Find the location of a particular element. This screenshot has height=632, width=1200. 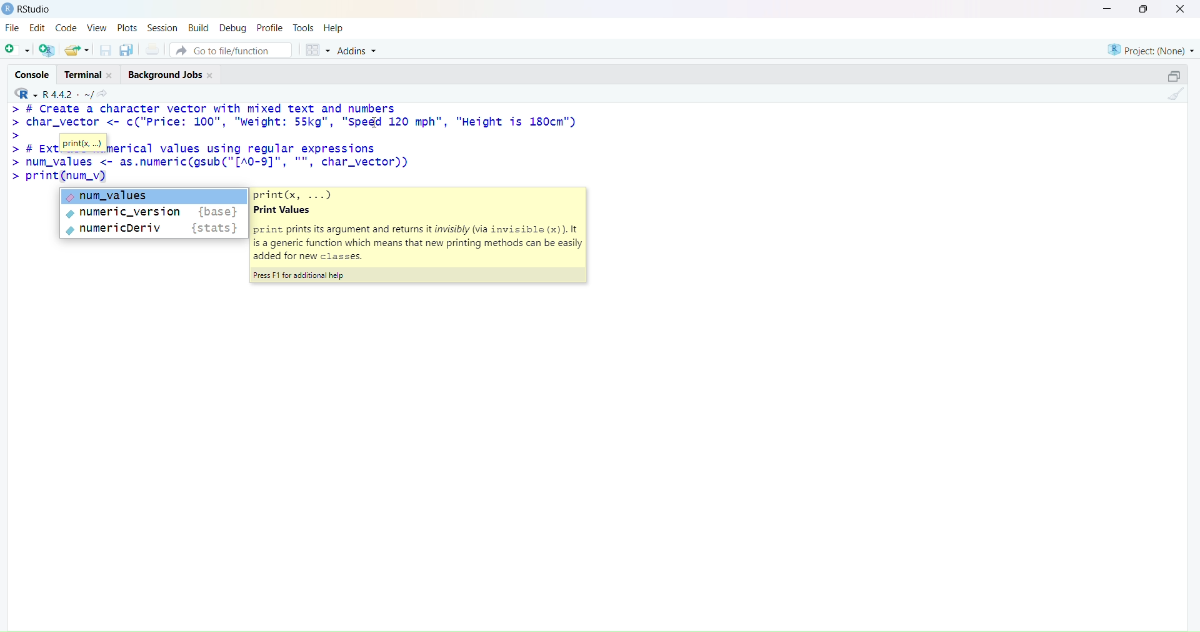

background jobs is located at coordinates (165, 75).